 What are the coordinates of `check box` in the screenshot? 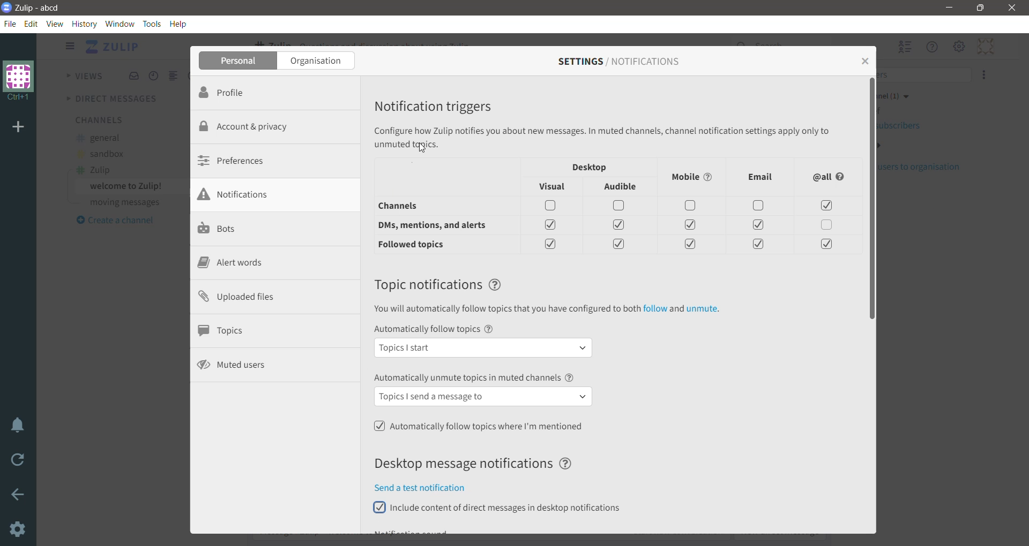 It's located at (758, 245).